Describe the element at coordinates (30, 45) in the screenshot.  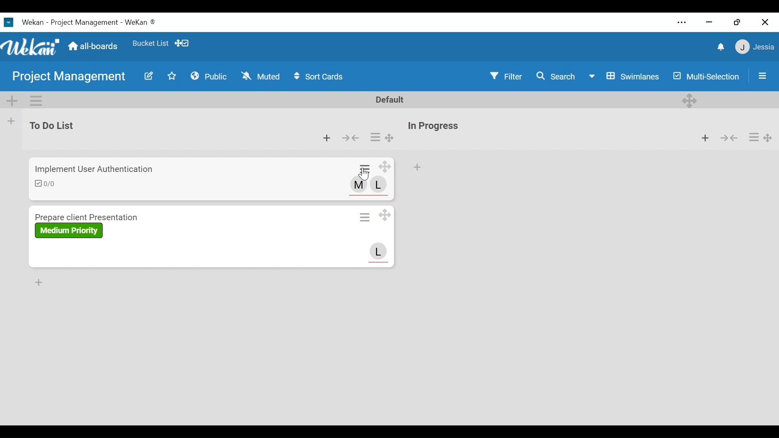
I see `Wekan Logo` at that location.